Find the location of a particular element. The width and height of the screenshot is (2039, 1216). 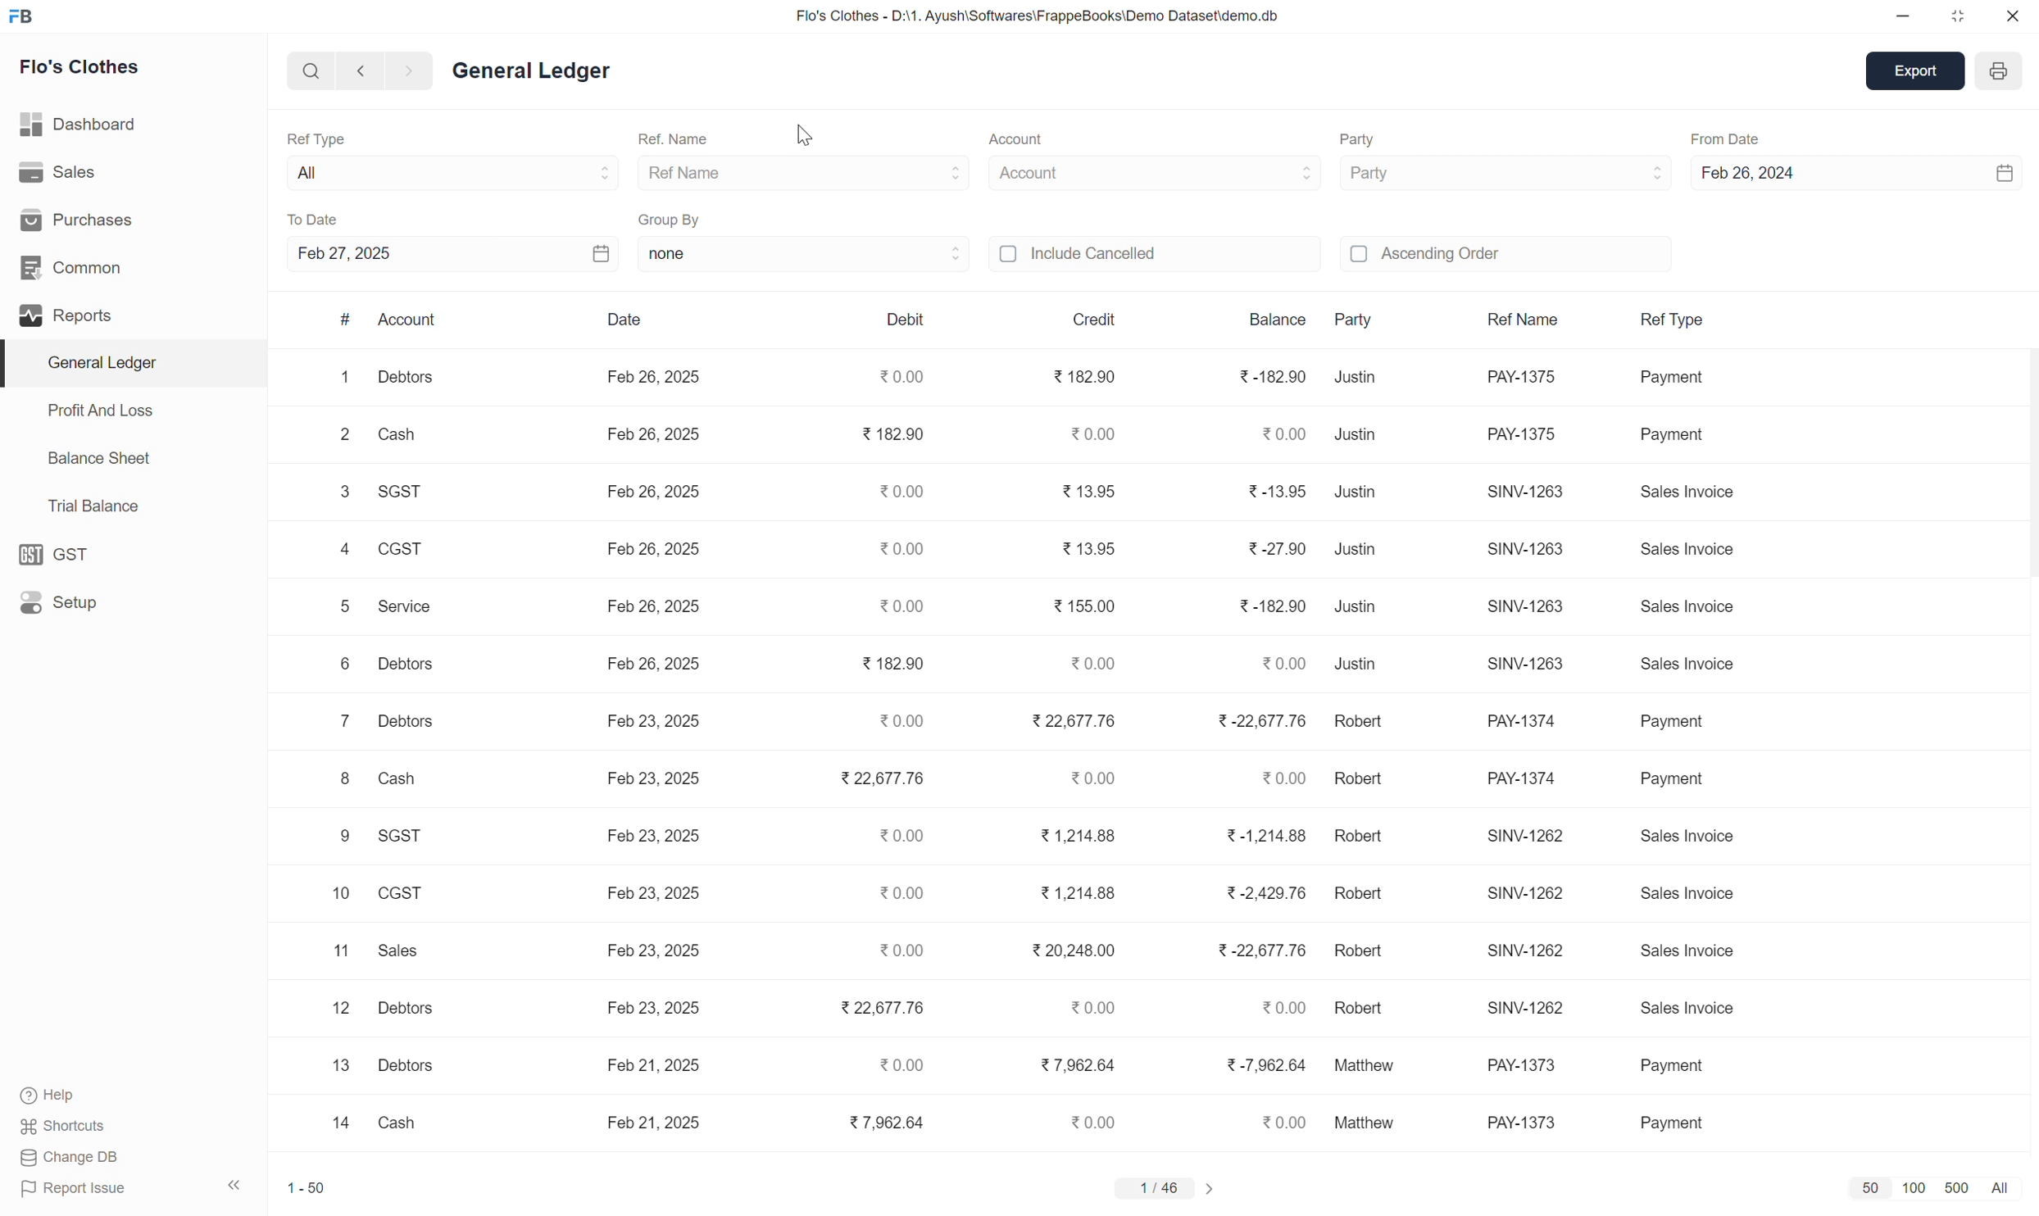

13.95 is located at coordinates (1090, 548).